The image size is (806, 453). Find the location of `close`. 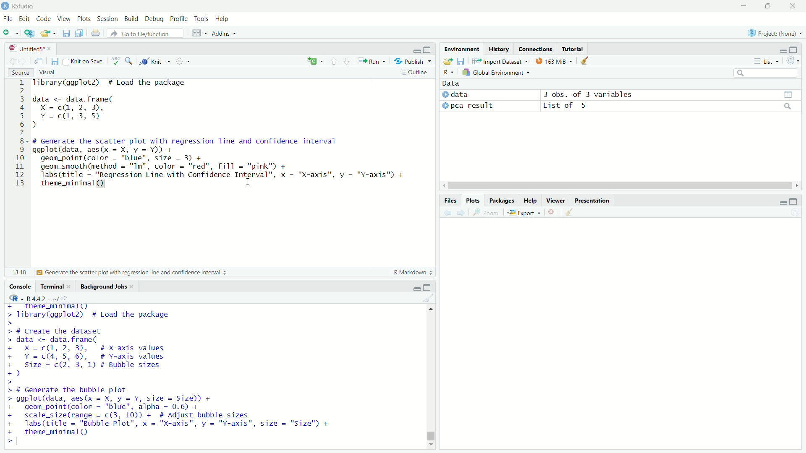

close is located at coordinates (793, 6).